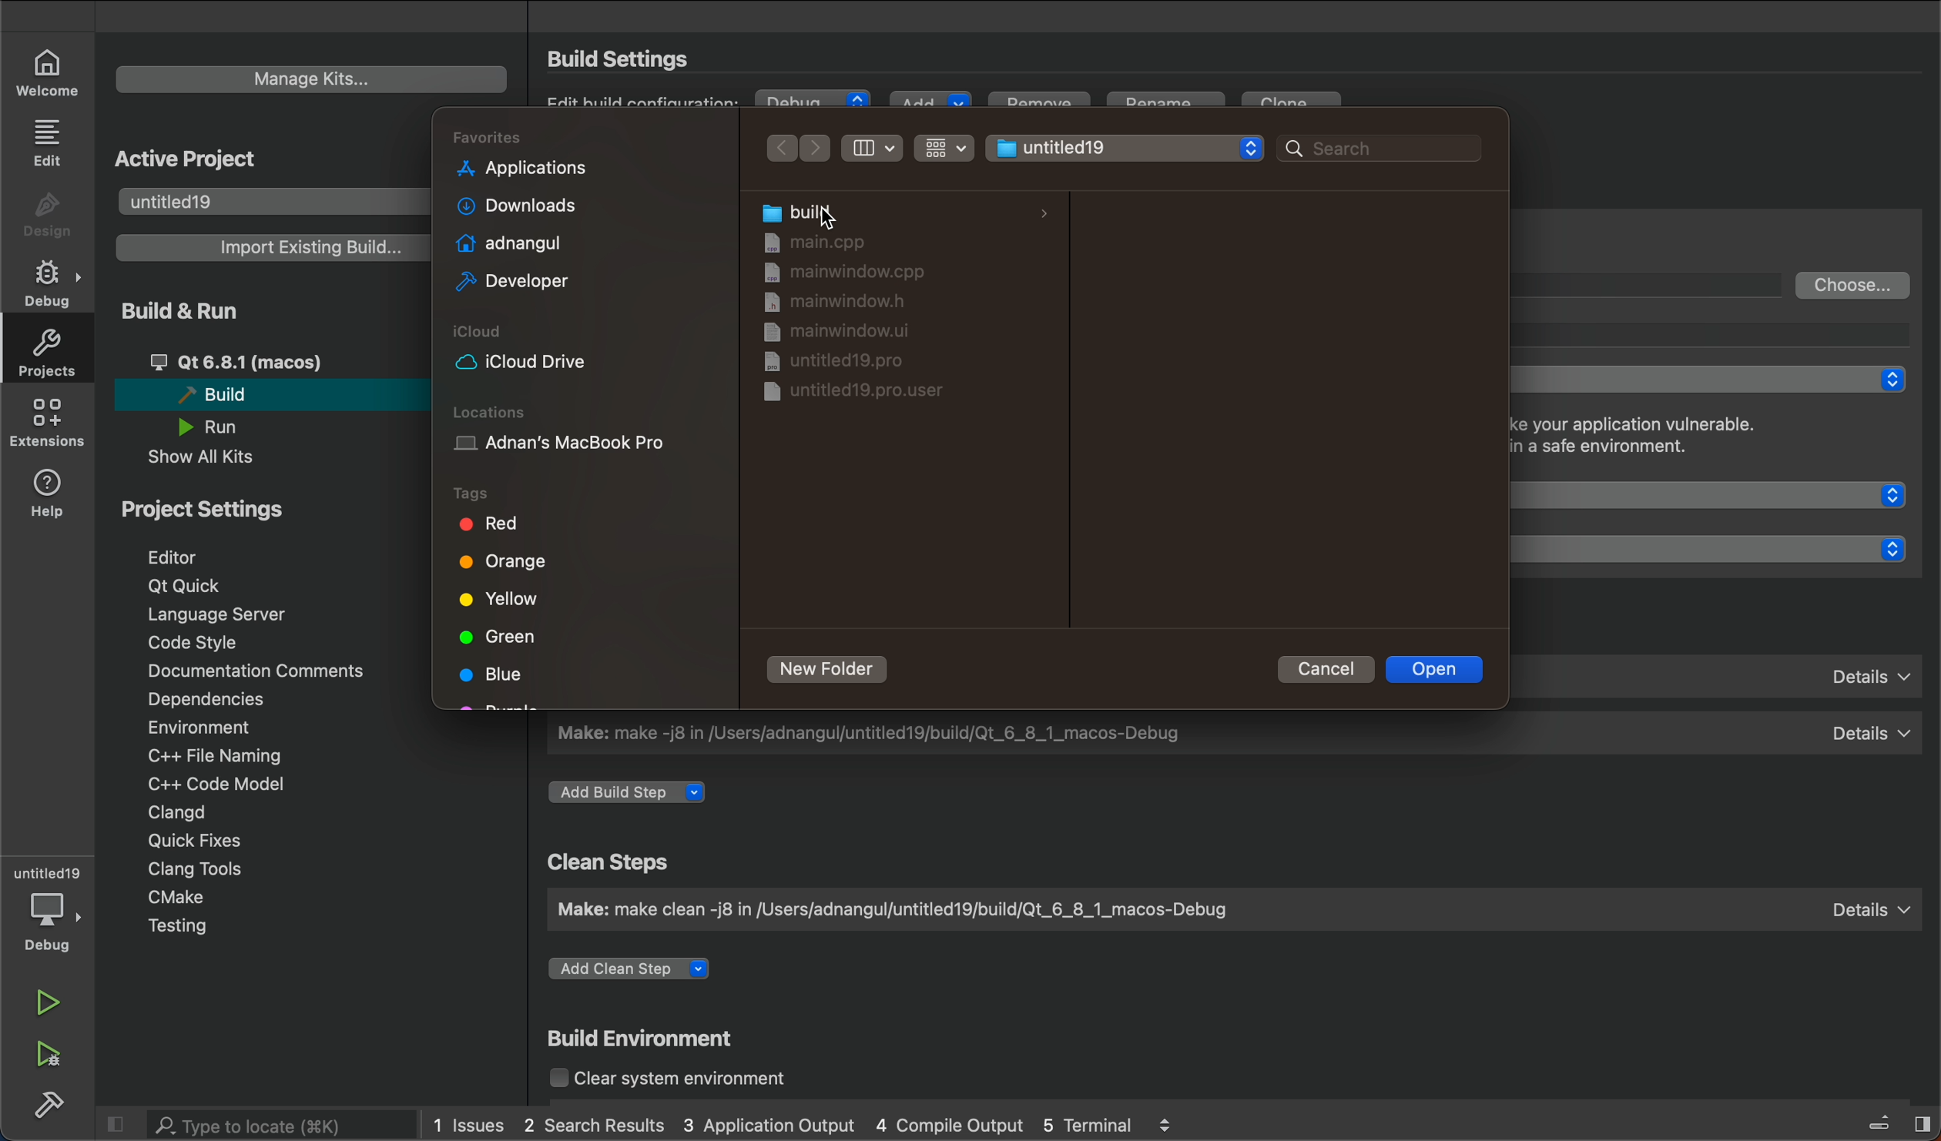  I want to click on active project, so click(192, 155).